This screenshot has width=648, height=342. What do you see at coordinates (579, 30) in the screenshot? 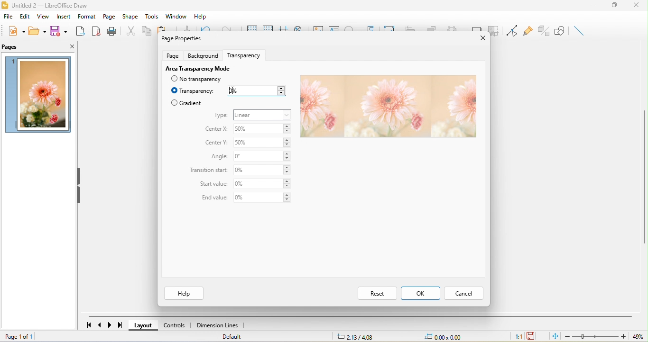
I see `insert line` at bounding box center [579, 30].